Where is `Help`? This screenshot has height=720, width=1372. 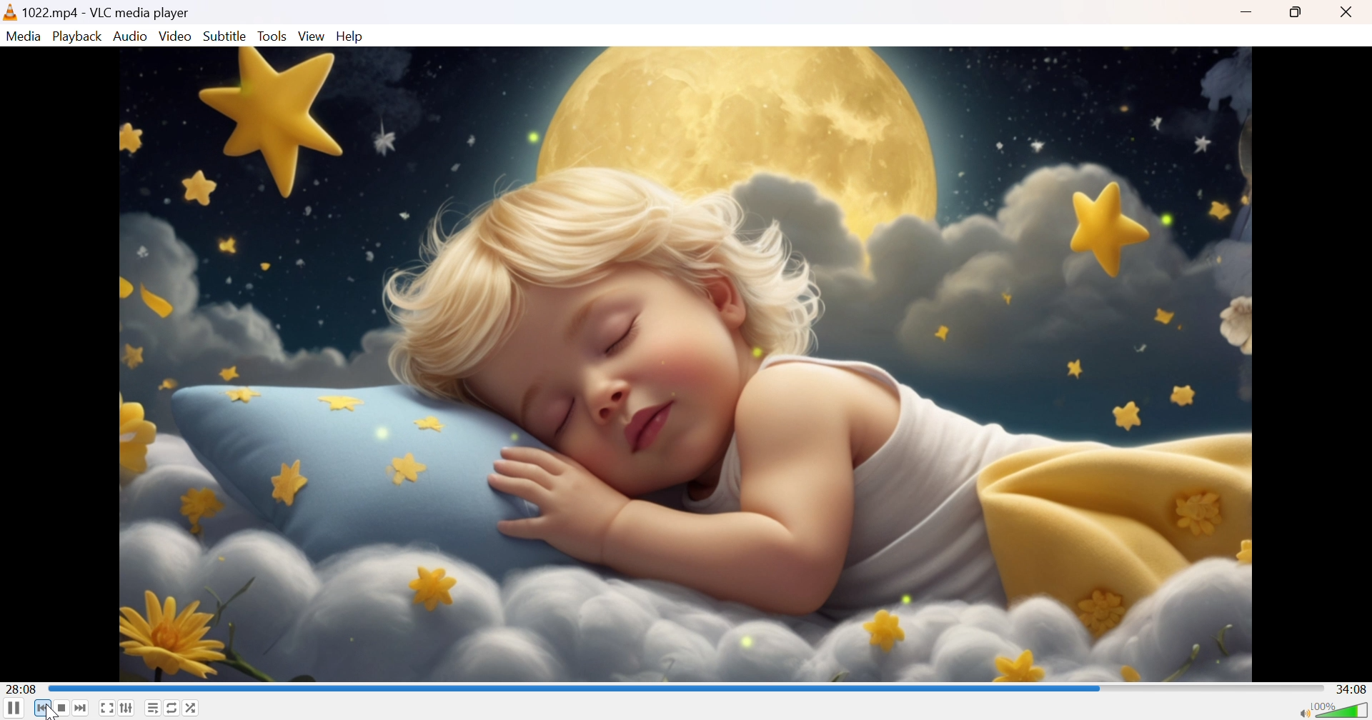 Help is located at coordinates (351, 37).